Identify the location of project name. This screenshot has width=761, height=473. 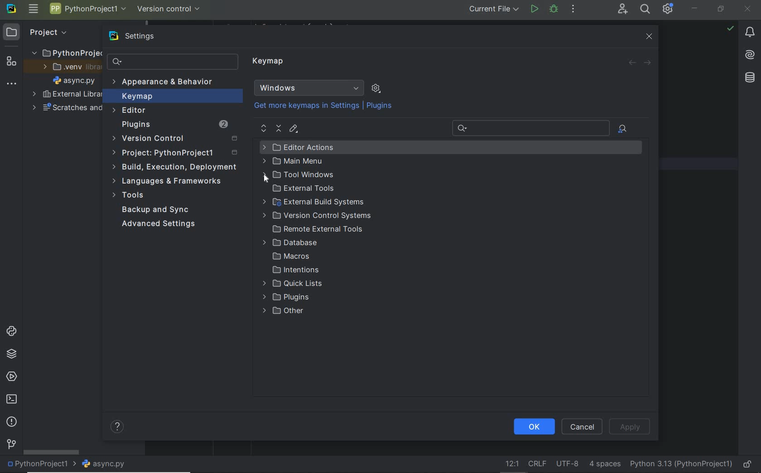
(39, 465).